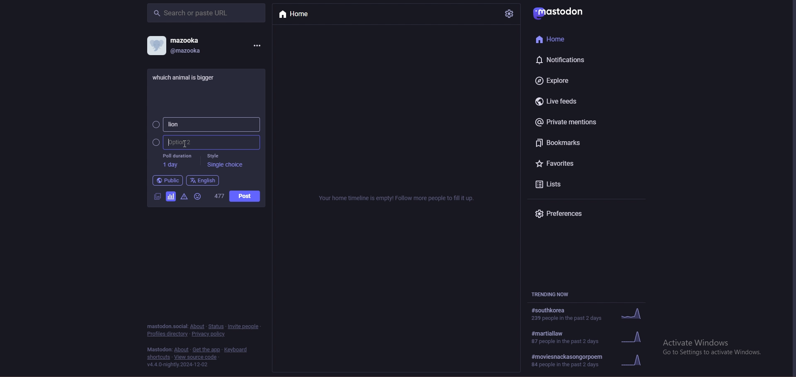 The width and height of the screenshot is (796, 377). What do you see at coordinates (561, 101) in the screenshot?
I see `live feeds` at bounding box center [561, 101].